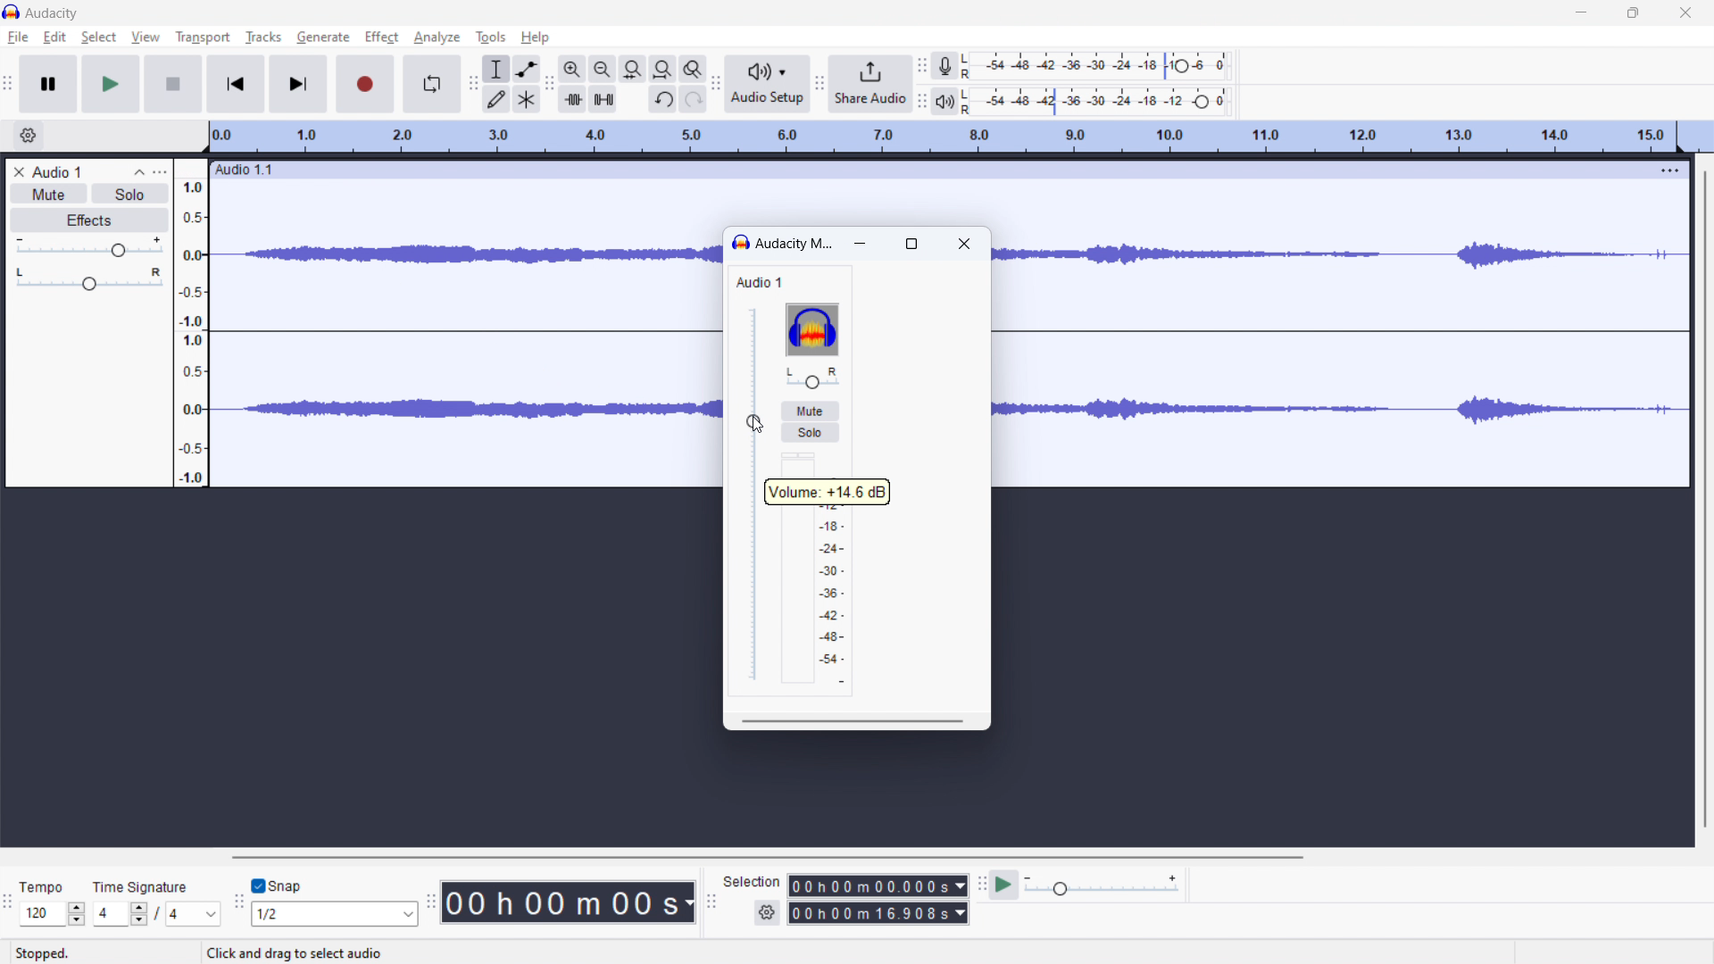 This screenshot has height=964, width=1714. What do you see at coordinates (462, 250) in the screenshot?
I see `waveform` at bounding box center [462, 250].